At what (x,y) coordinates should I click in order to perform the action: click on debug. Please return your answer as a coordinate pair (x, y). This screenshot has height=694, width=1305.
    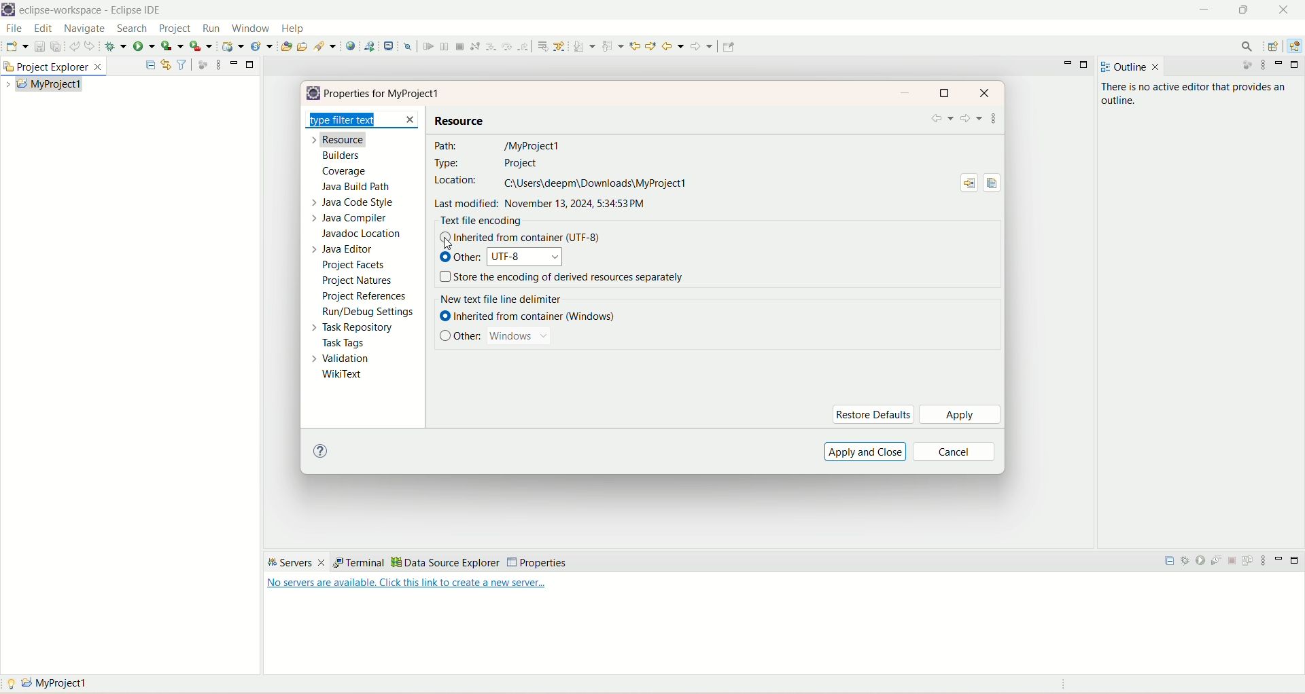
    Looking at the image, I should click on (117, 46).